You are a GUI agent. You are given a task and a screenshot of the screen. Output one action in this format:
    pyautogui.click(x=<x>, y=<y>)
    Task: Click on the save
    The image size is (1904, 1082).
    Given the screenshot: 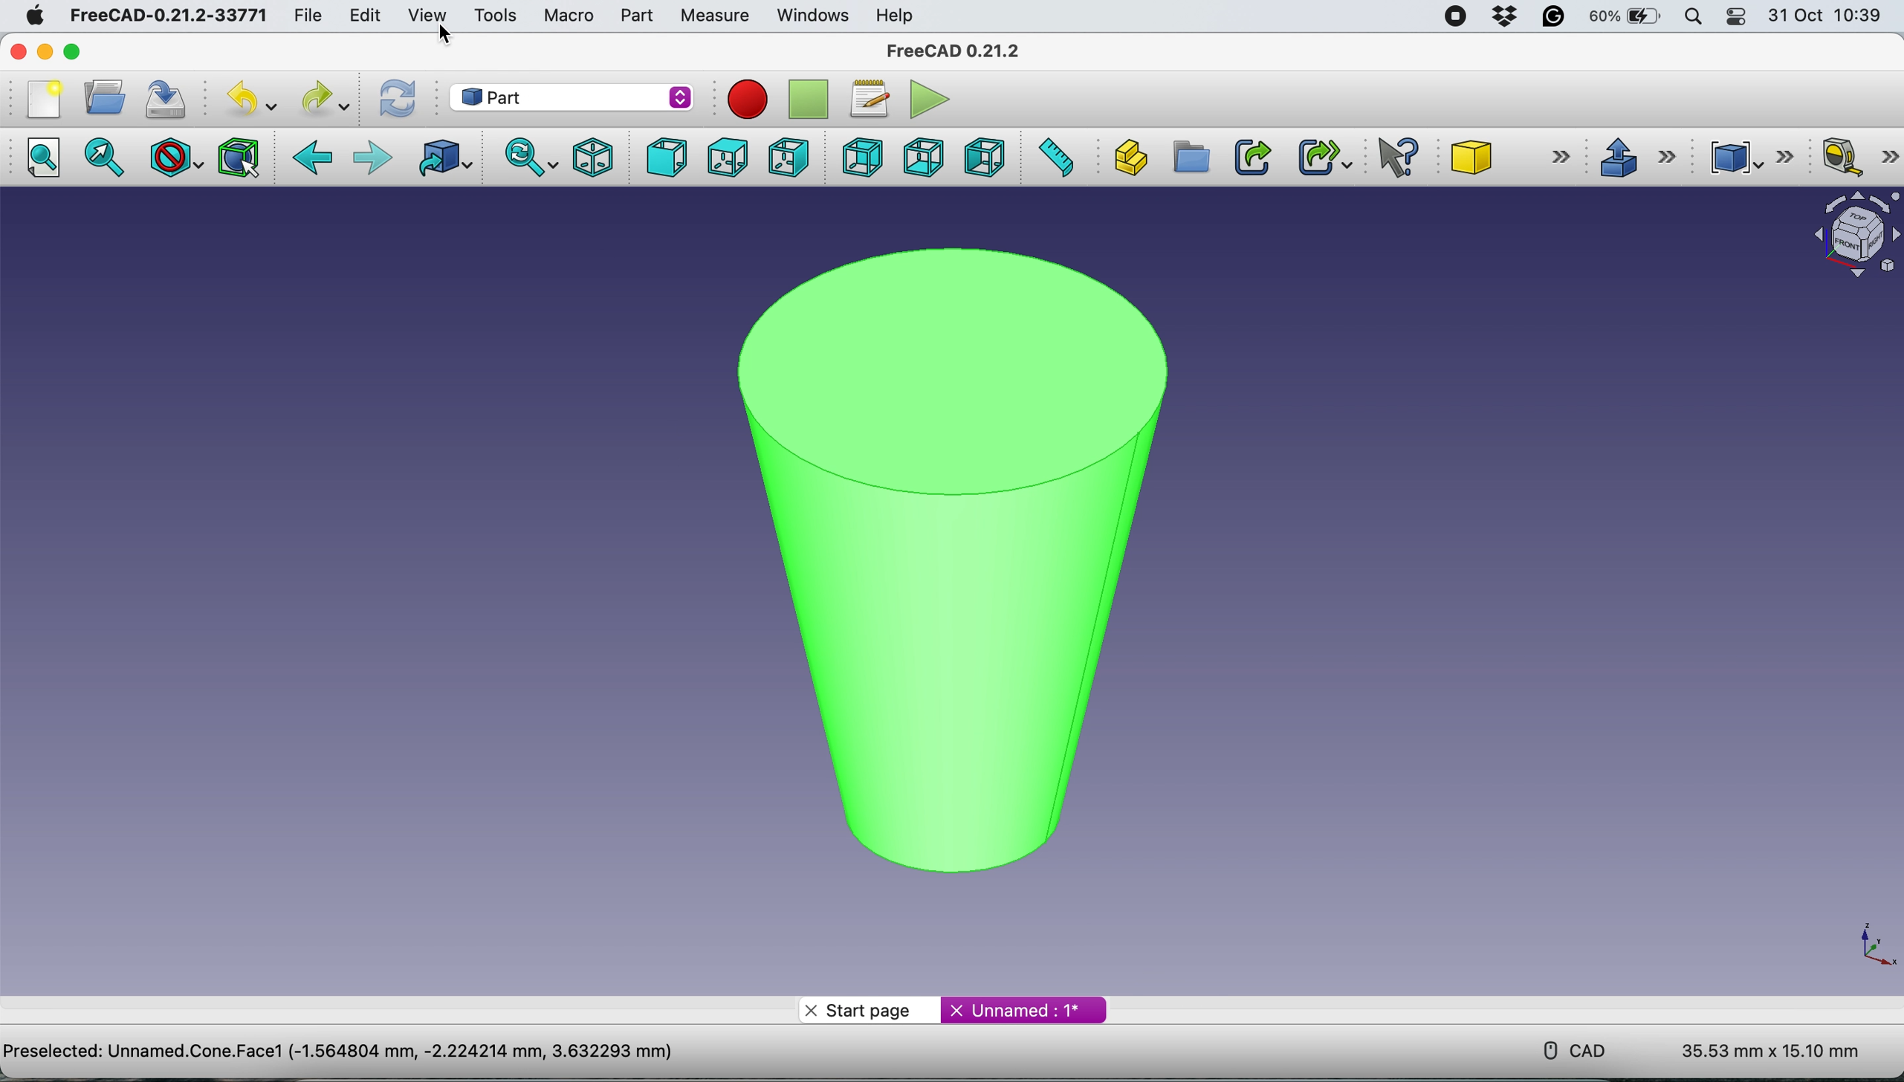 What is the action you would take?
    pyautogui.click(x=166, y=98)
    